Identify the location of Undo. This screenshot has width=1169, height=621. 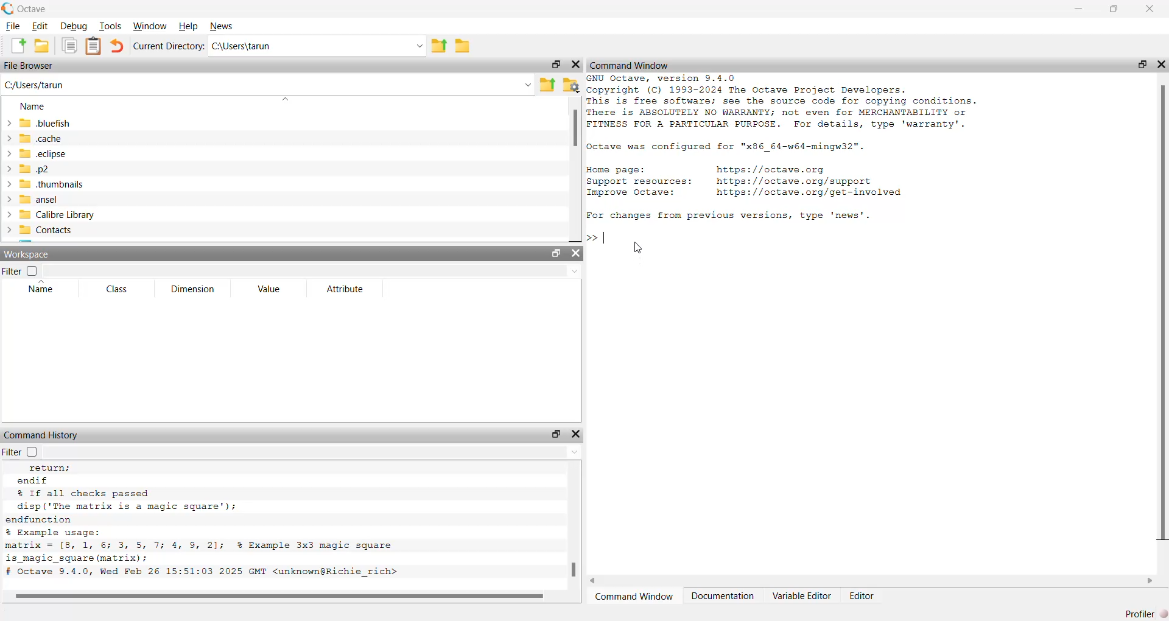
(117, 46).